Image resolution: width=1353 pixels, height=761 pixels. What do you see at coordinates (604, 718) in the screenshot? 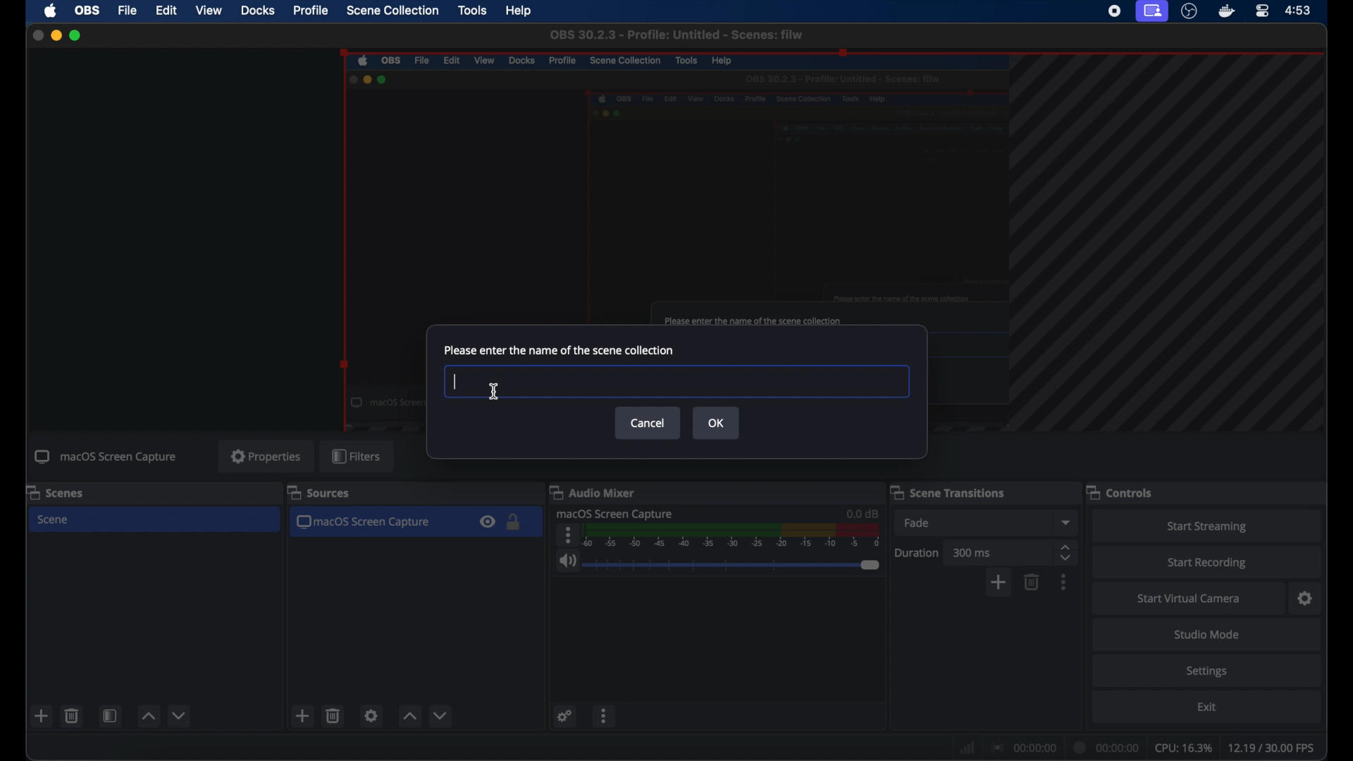
I see `more options` at bounding box center [604, 718].